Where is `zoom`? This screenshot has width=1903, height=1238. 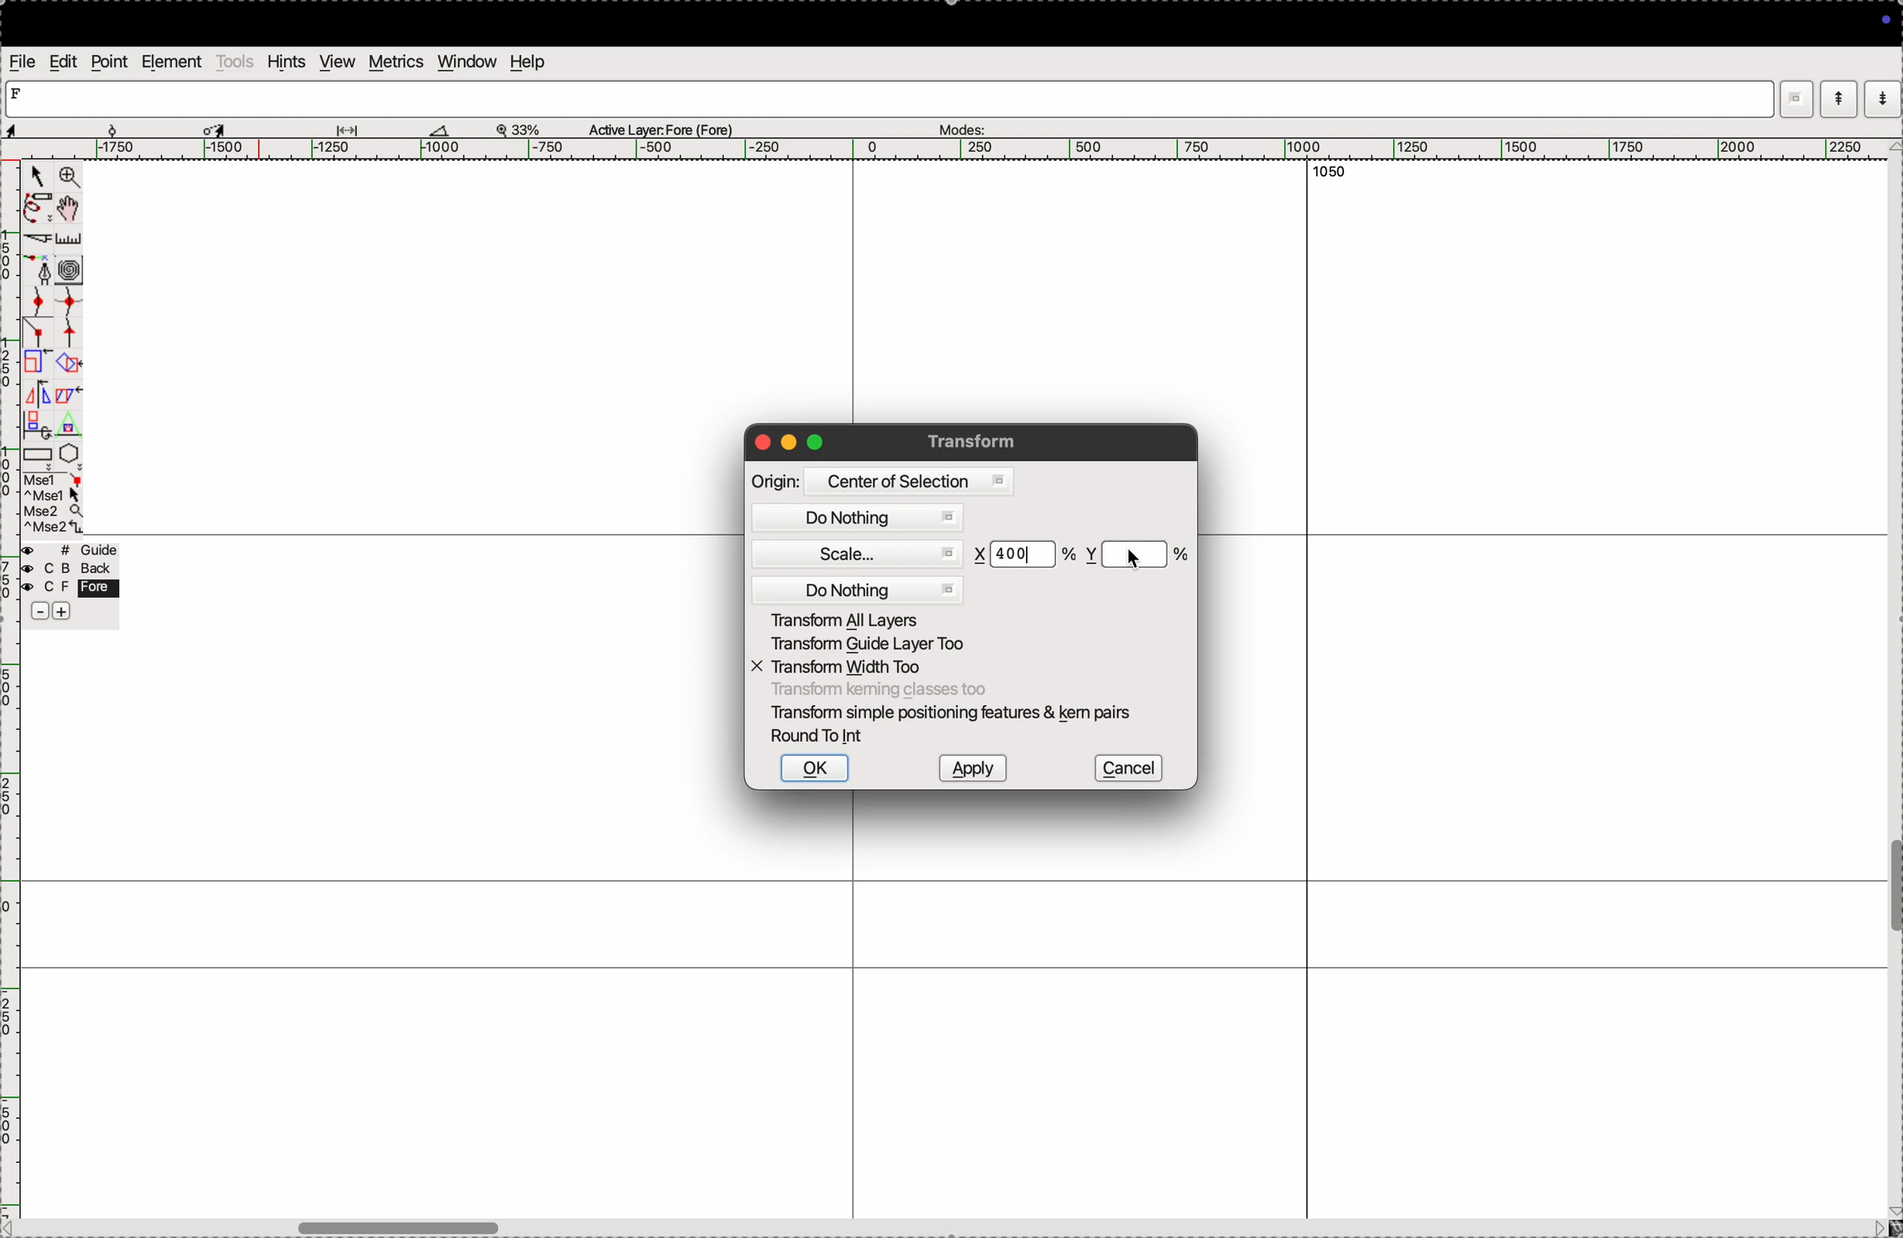
zoom is located at coordinates (70, 178).